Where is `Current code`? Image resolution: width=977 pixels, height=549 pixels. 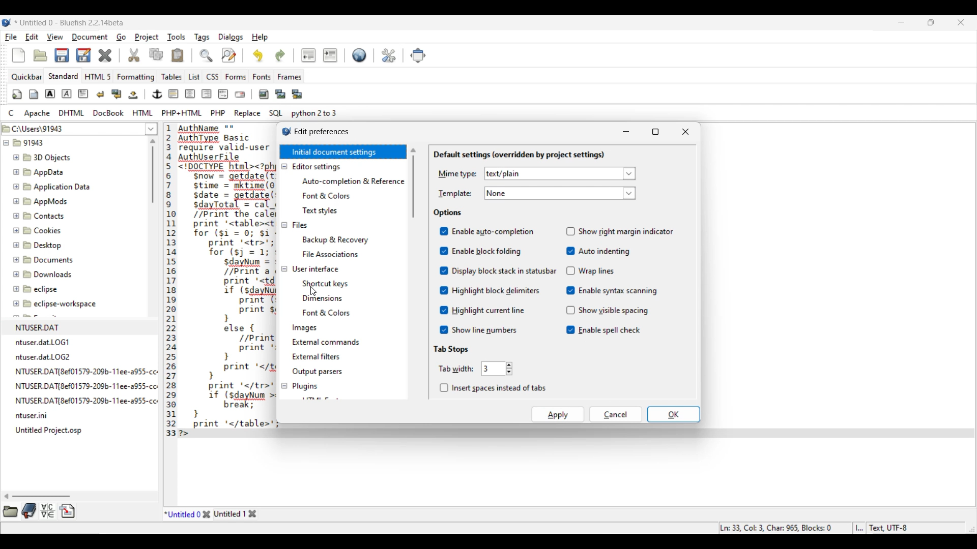
Current code is located at coordinates (216, 282).